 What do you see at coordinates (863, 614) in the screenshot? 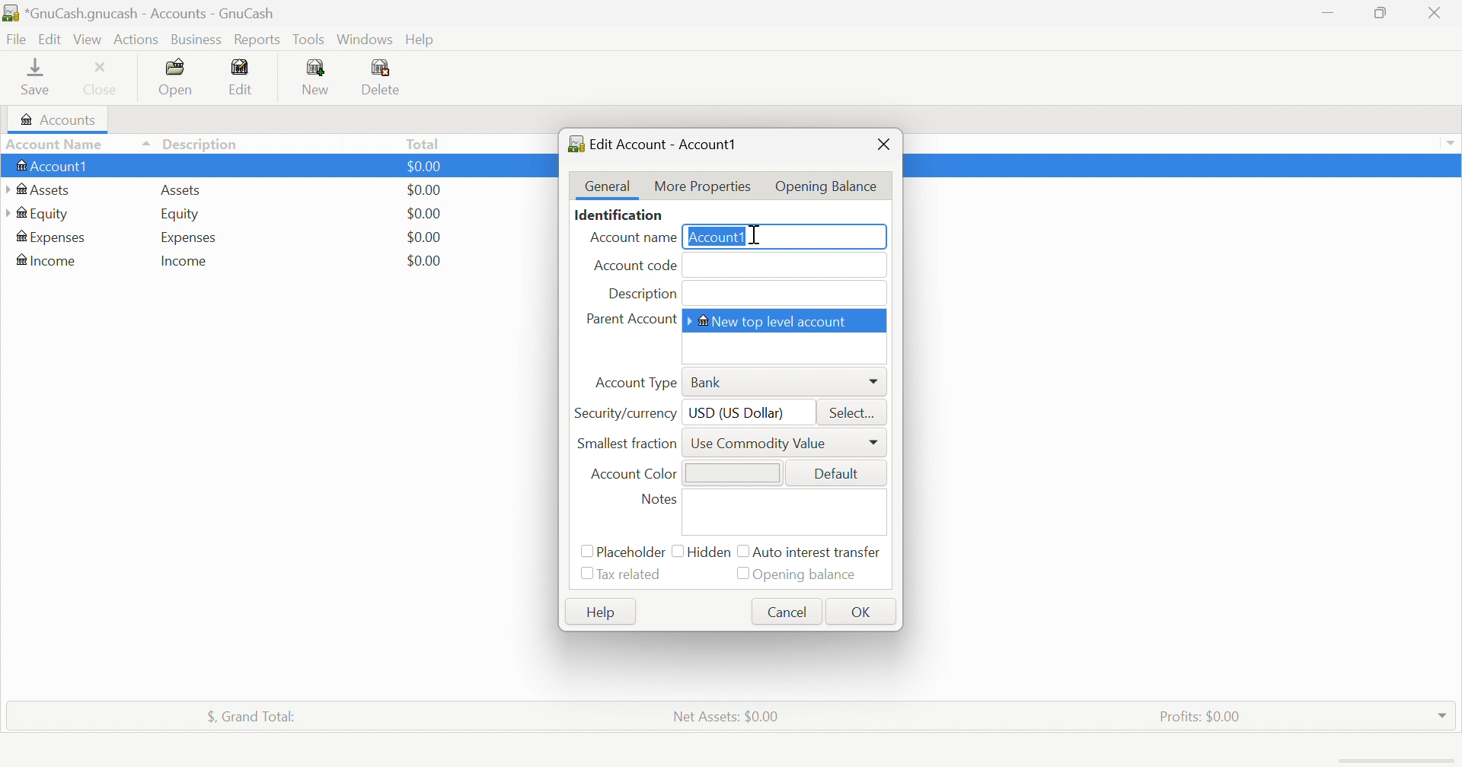
I see `OK` at bounding box center [863, 614].